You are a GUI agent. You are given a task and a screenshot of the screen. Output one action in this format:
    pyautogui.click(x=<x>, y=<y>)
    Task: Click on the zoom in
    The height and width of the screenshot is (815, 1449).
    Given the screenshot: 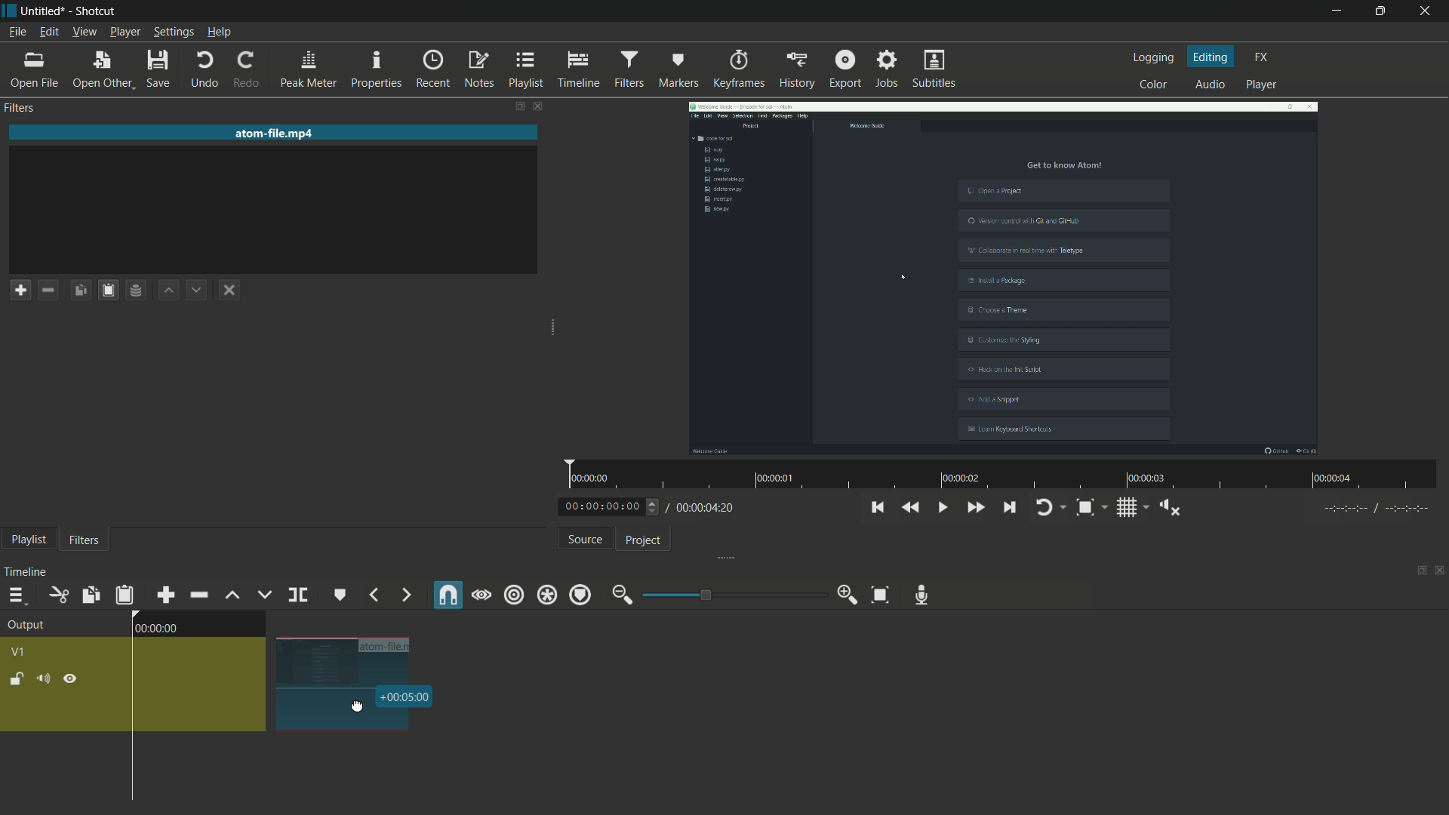 What is the action you would take?
    pyautogui.click(x=845, y=595)
    